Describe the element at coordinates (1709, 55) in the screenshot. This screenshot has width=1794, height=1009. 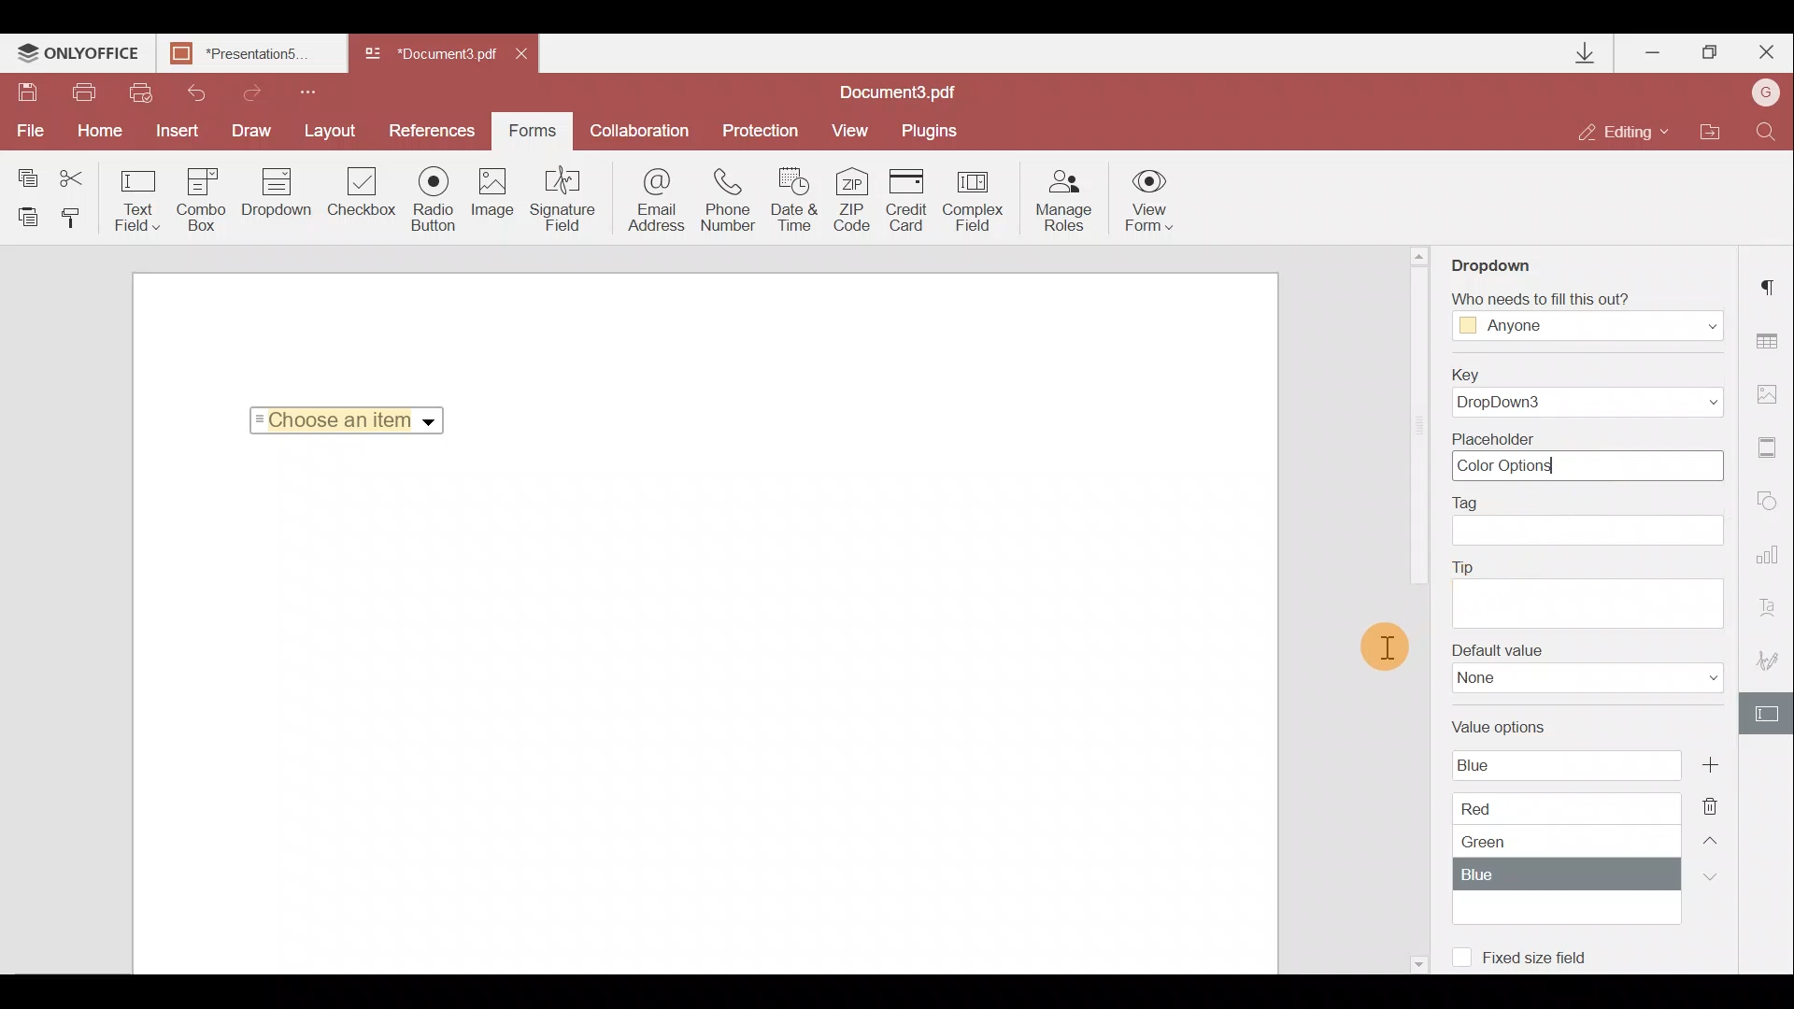
I see `Maximize` at that location.